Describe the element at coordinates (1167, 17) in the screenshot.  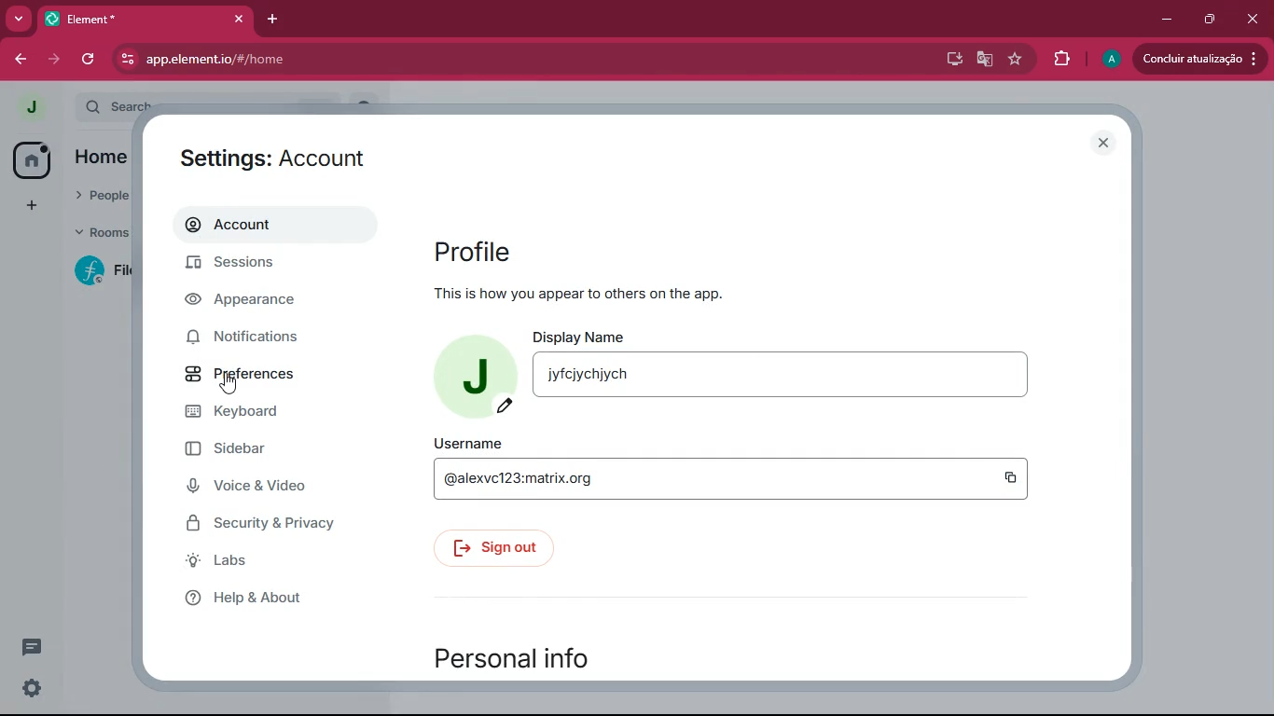
I see `minimize` at that location.